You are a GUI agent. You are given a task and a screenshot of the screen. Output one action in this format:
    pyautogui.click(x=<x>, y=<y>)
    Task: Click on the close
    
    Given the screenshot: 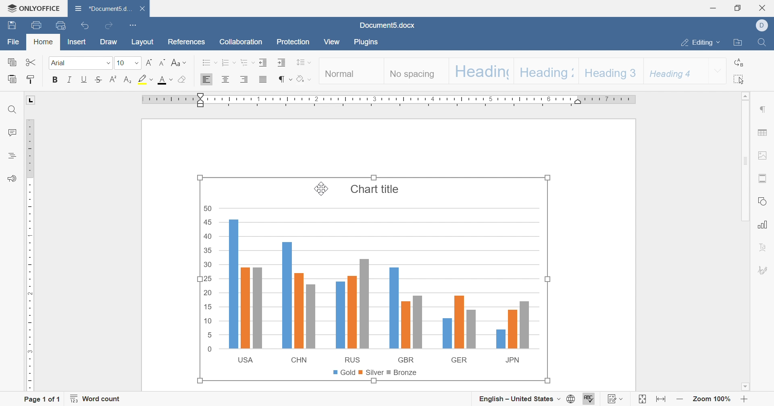 What is the action you would take?
    pyautogui.click(x=143, y=8)
    